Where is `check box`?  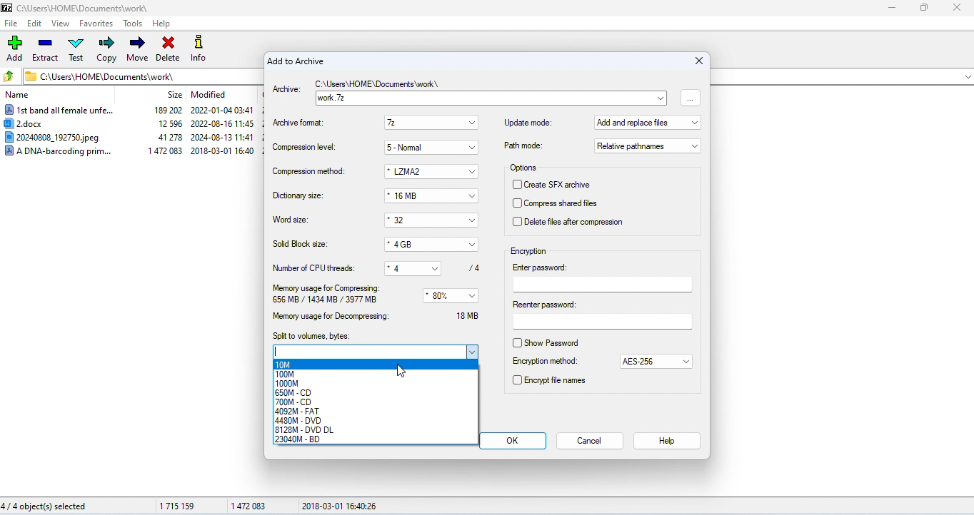
check box is located at coordinates (516, 343).